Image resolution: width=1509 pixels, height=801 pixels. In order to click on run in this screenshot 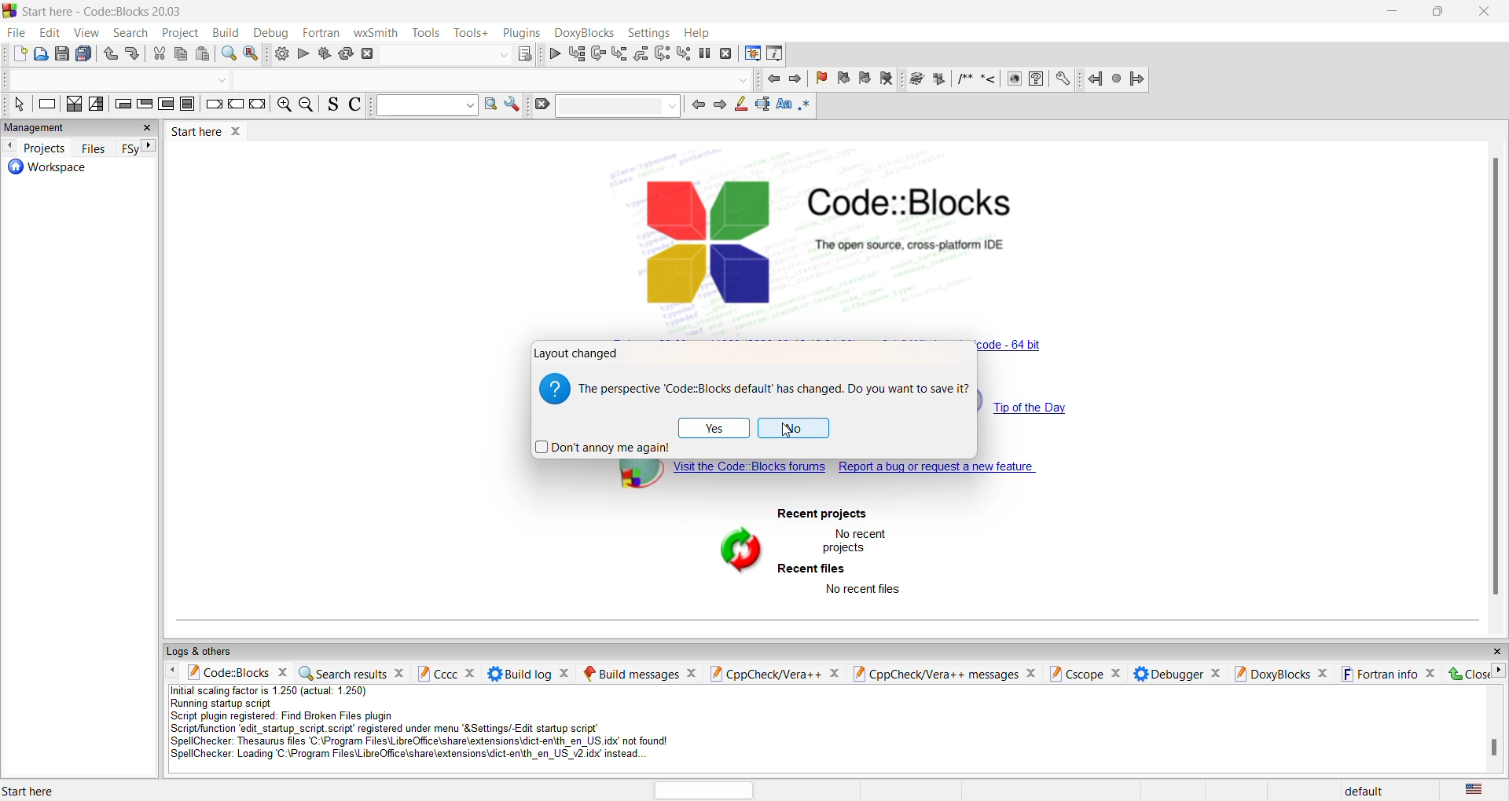, I will do `click(938, 79)`.